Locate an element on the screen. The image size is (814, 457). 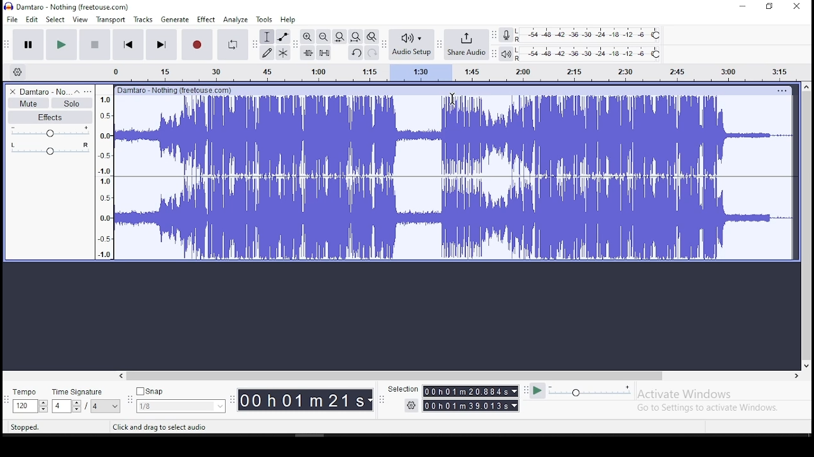
fit project to width is located at coordinates (355, 36).